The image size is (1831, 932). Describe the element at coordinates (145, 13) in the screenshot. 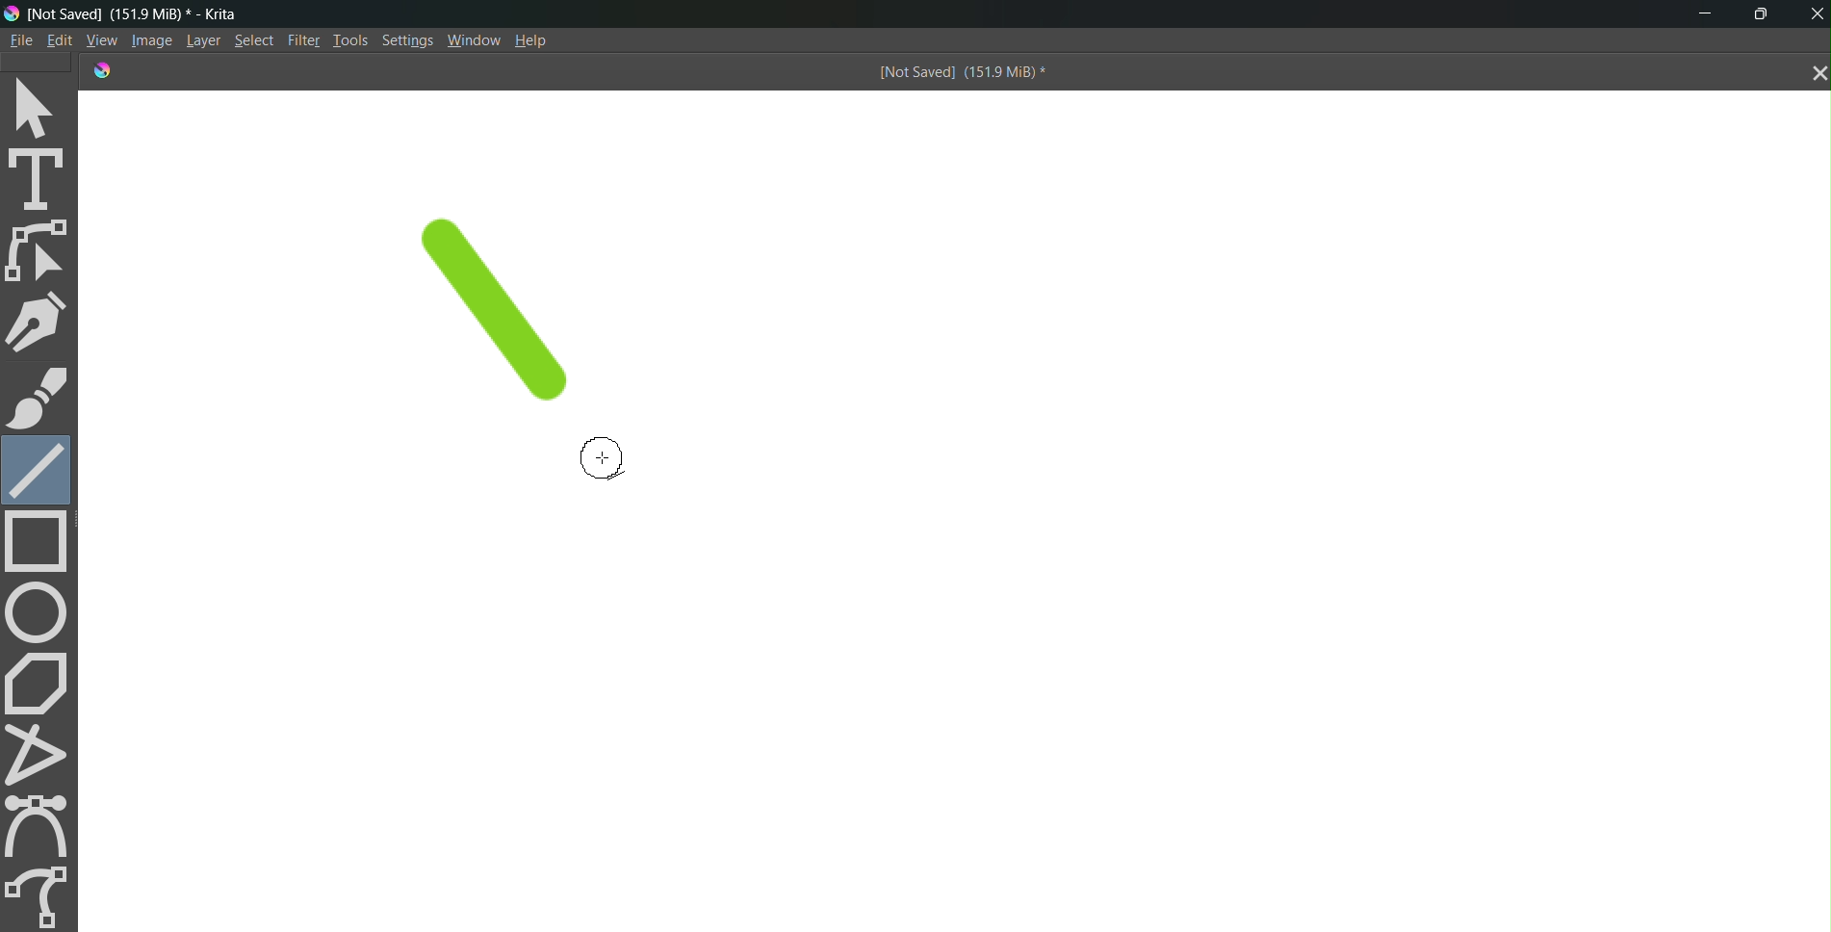

I see `[Not Saved] (151.9 MiB) * - Krita` at that location.